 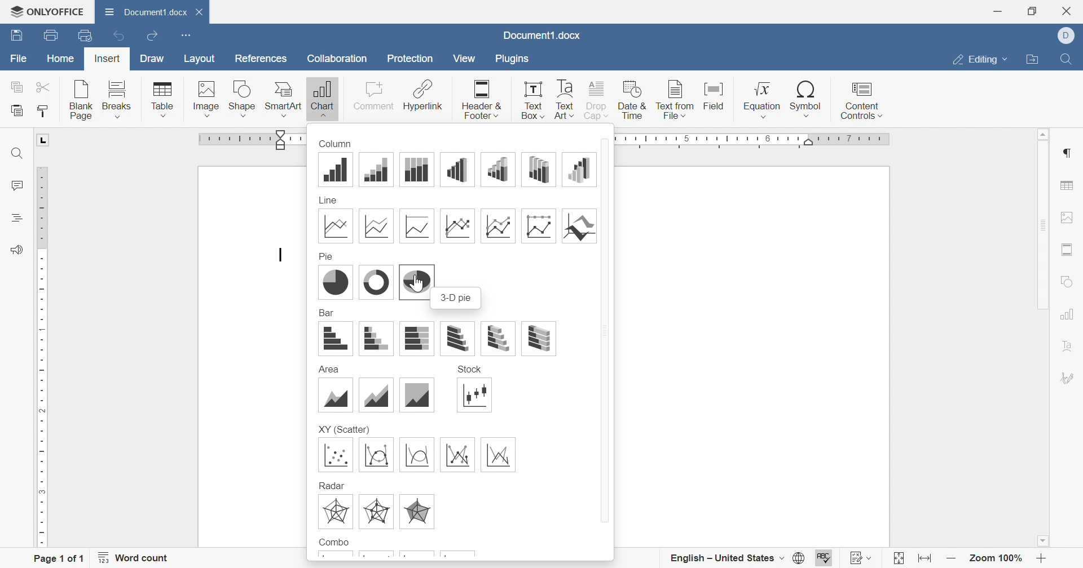 I want to click on cursor, so click(x=421, y=288).